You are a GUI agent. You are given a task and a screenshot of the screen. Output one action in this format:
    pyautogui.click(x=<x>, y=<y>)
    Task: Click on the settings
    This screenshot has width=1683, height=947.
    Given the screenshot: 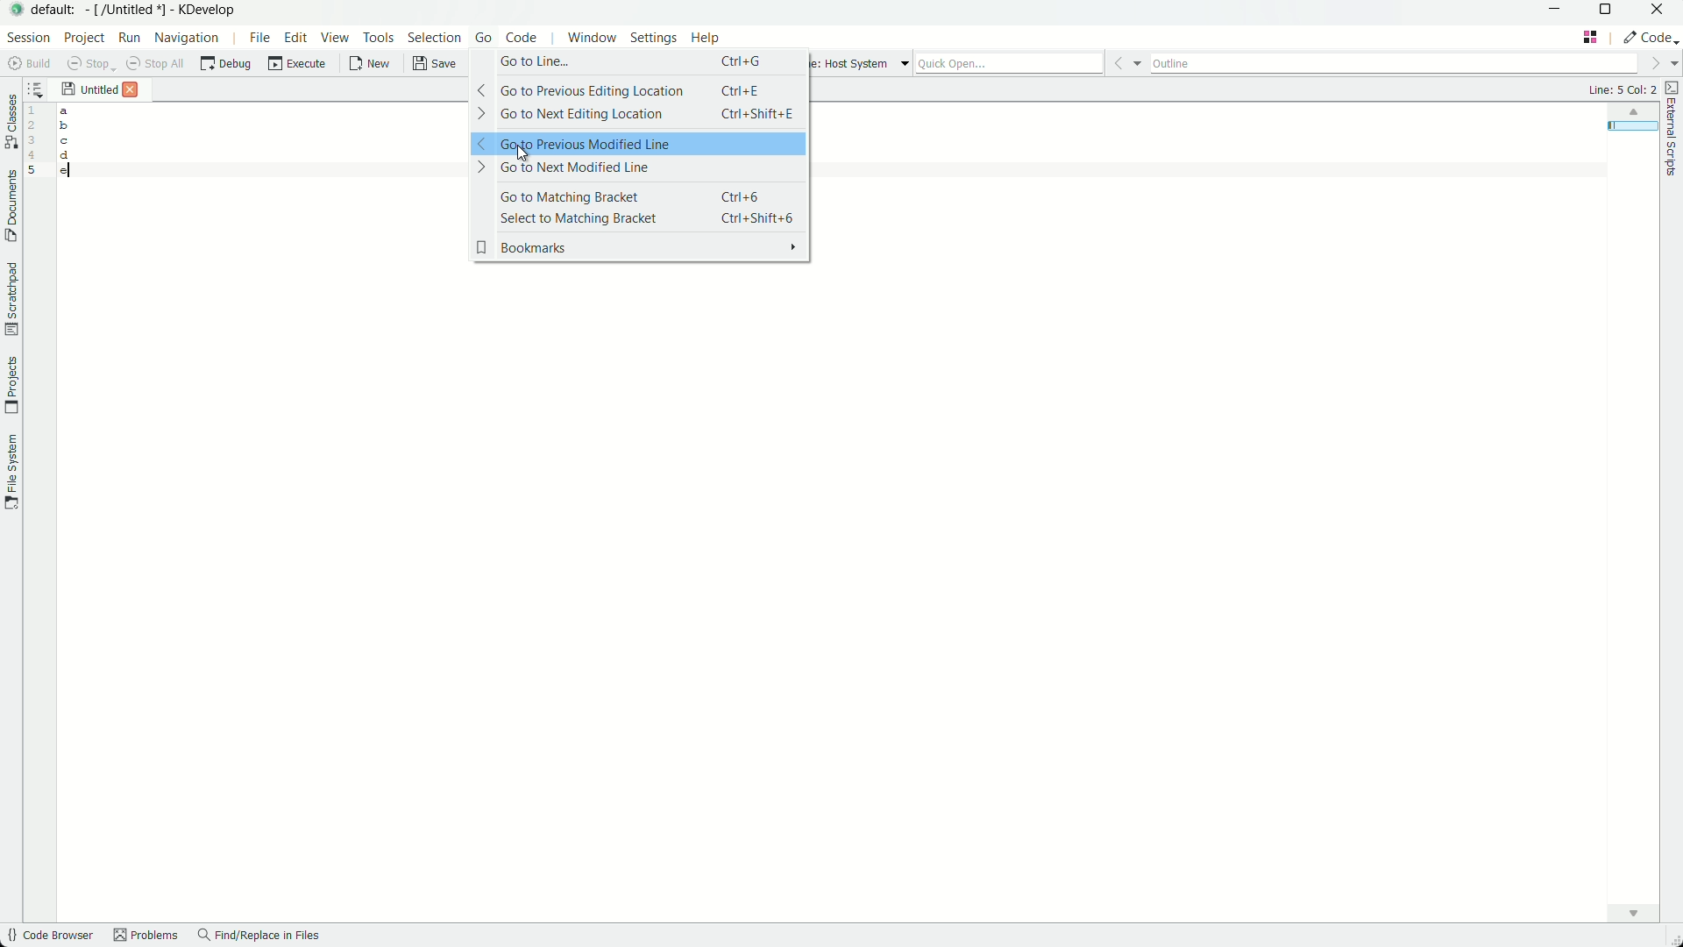 What is the action you would take?
    pyautogui.click(x=650, y=40)
    